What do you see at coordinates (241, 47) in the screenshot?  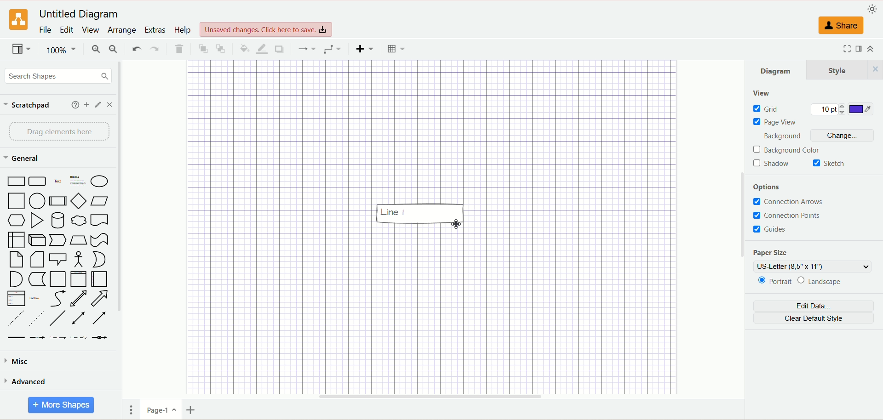 I see `fill color` at bounding box center [241, 47].